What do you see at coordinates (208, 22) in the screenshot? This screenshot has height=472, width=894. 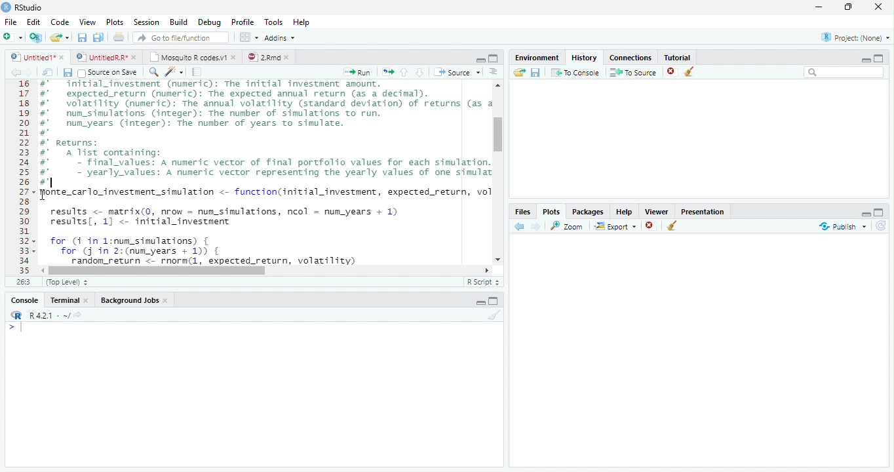 I see `Debug` at bounding box center [208, 22].